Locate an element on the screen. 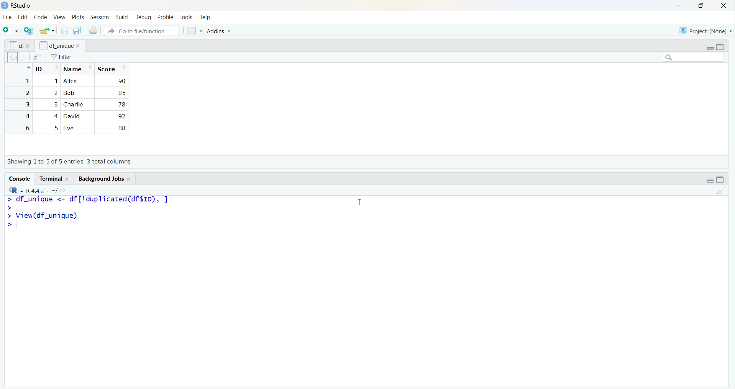  RStudio menu is located at coordinates (16, 190).